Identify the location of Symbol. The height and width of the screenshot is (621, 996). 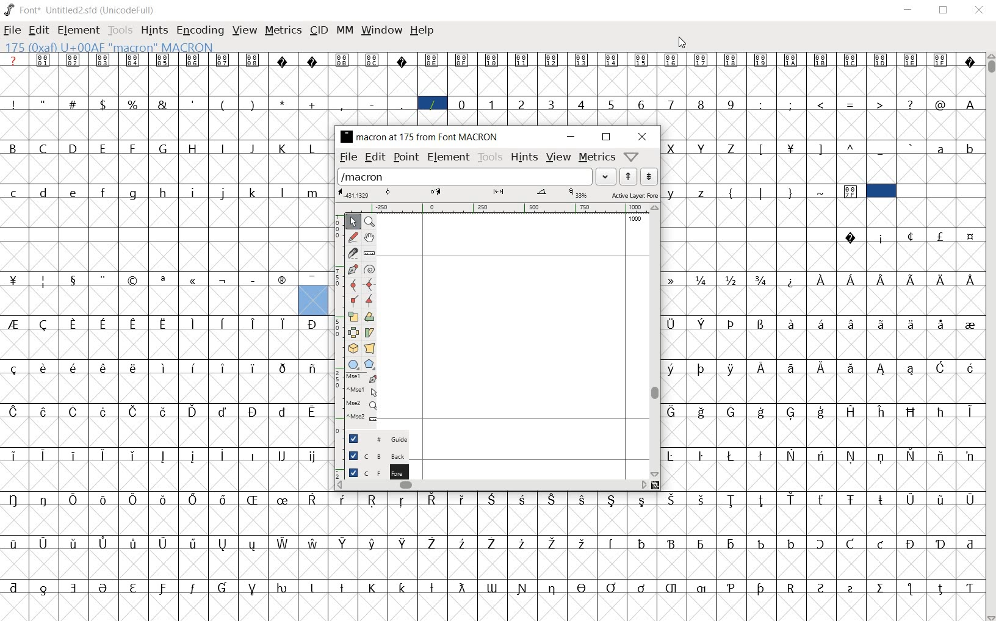
(641, 542).